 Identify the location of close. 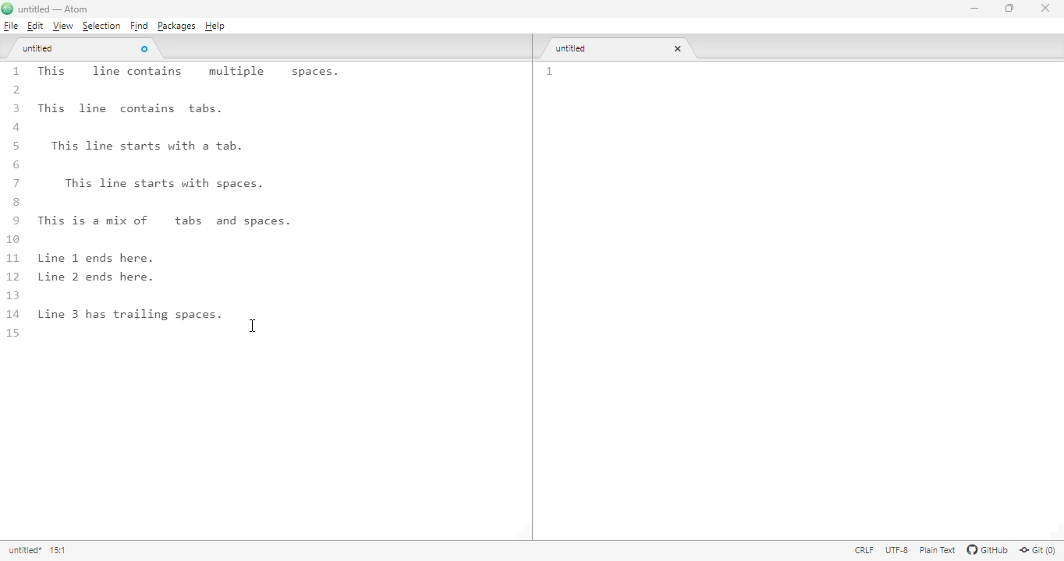
(1045, 7).